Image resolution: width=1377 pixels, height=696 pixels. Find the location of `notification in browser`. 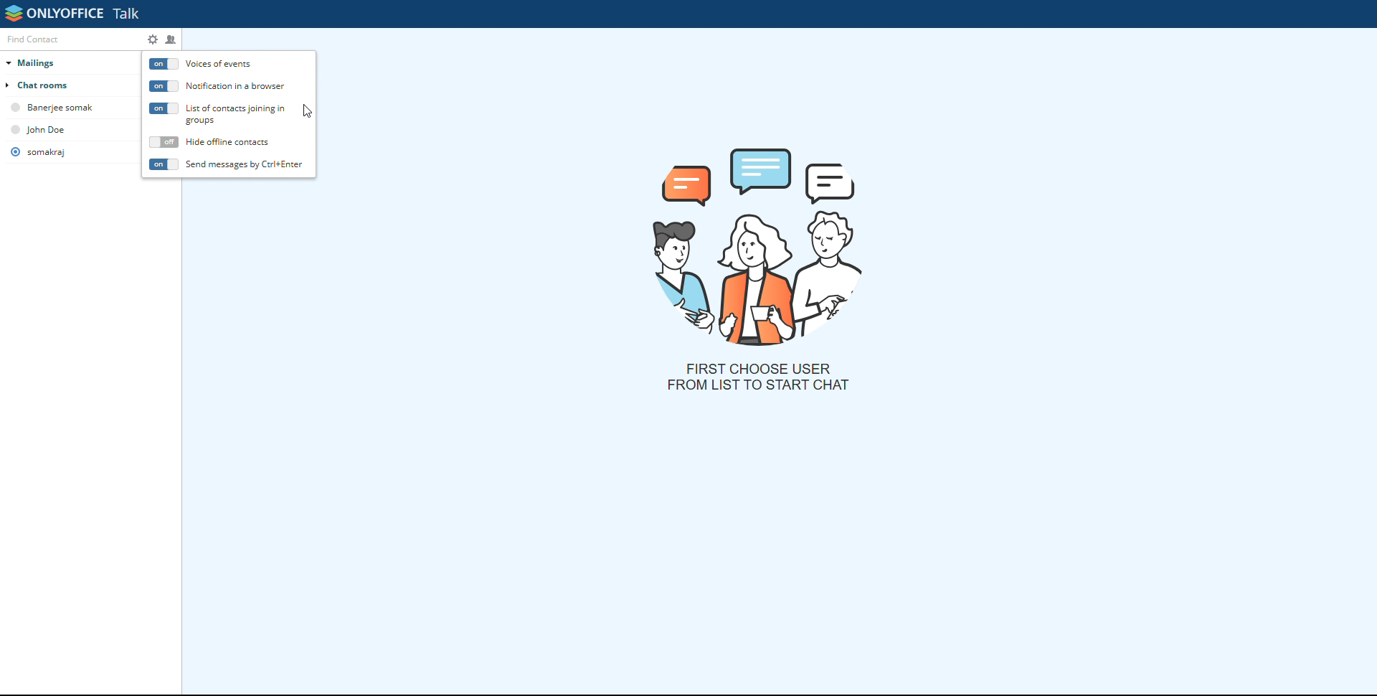

notification in browser is located at coordinates (164, 86).